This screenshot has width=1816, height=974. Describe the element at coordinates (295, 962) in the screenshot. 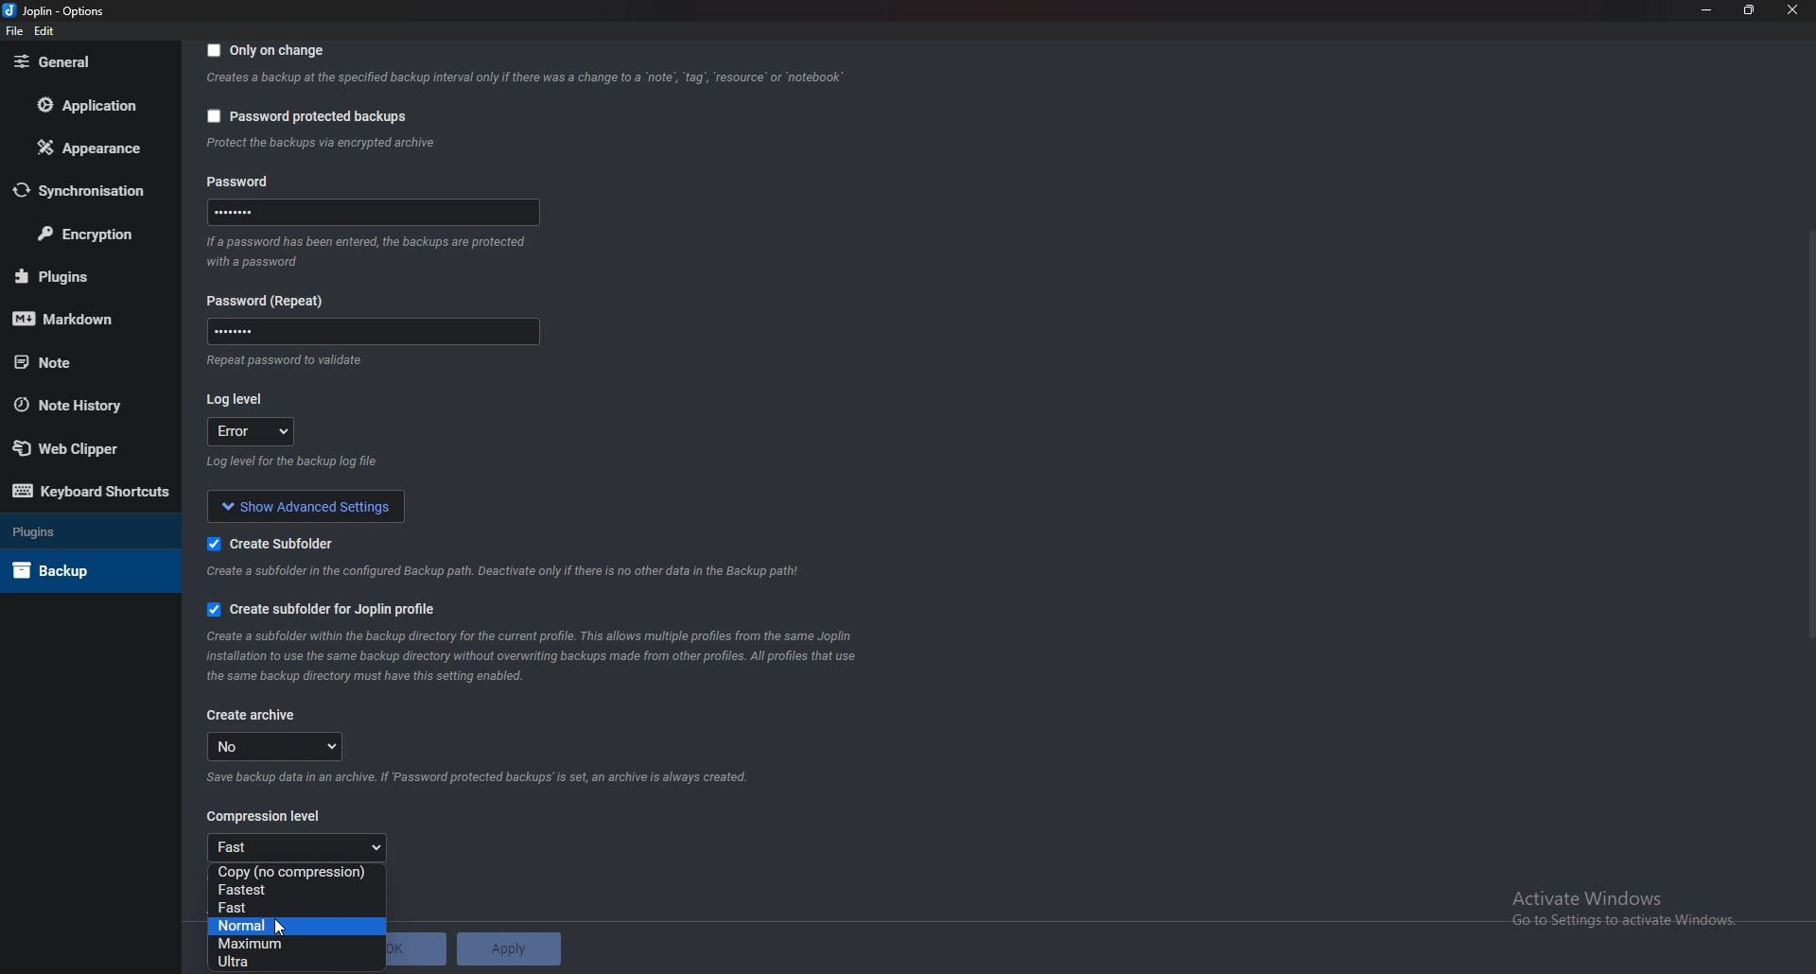

I see `` at that location.